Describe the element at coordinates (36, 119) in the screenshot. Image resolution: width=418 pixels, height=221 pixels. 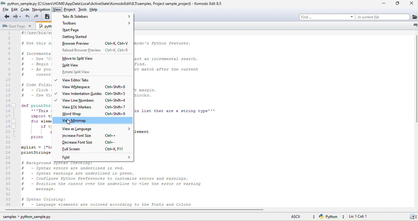
I see `python code` at that location.